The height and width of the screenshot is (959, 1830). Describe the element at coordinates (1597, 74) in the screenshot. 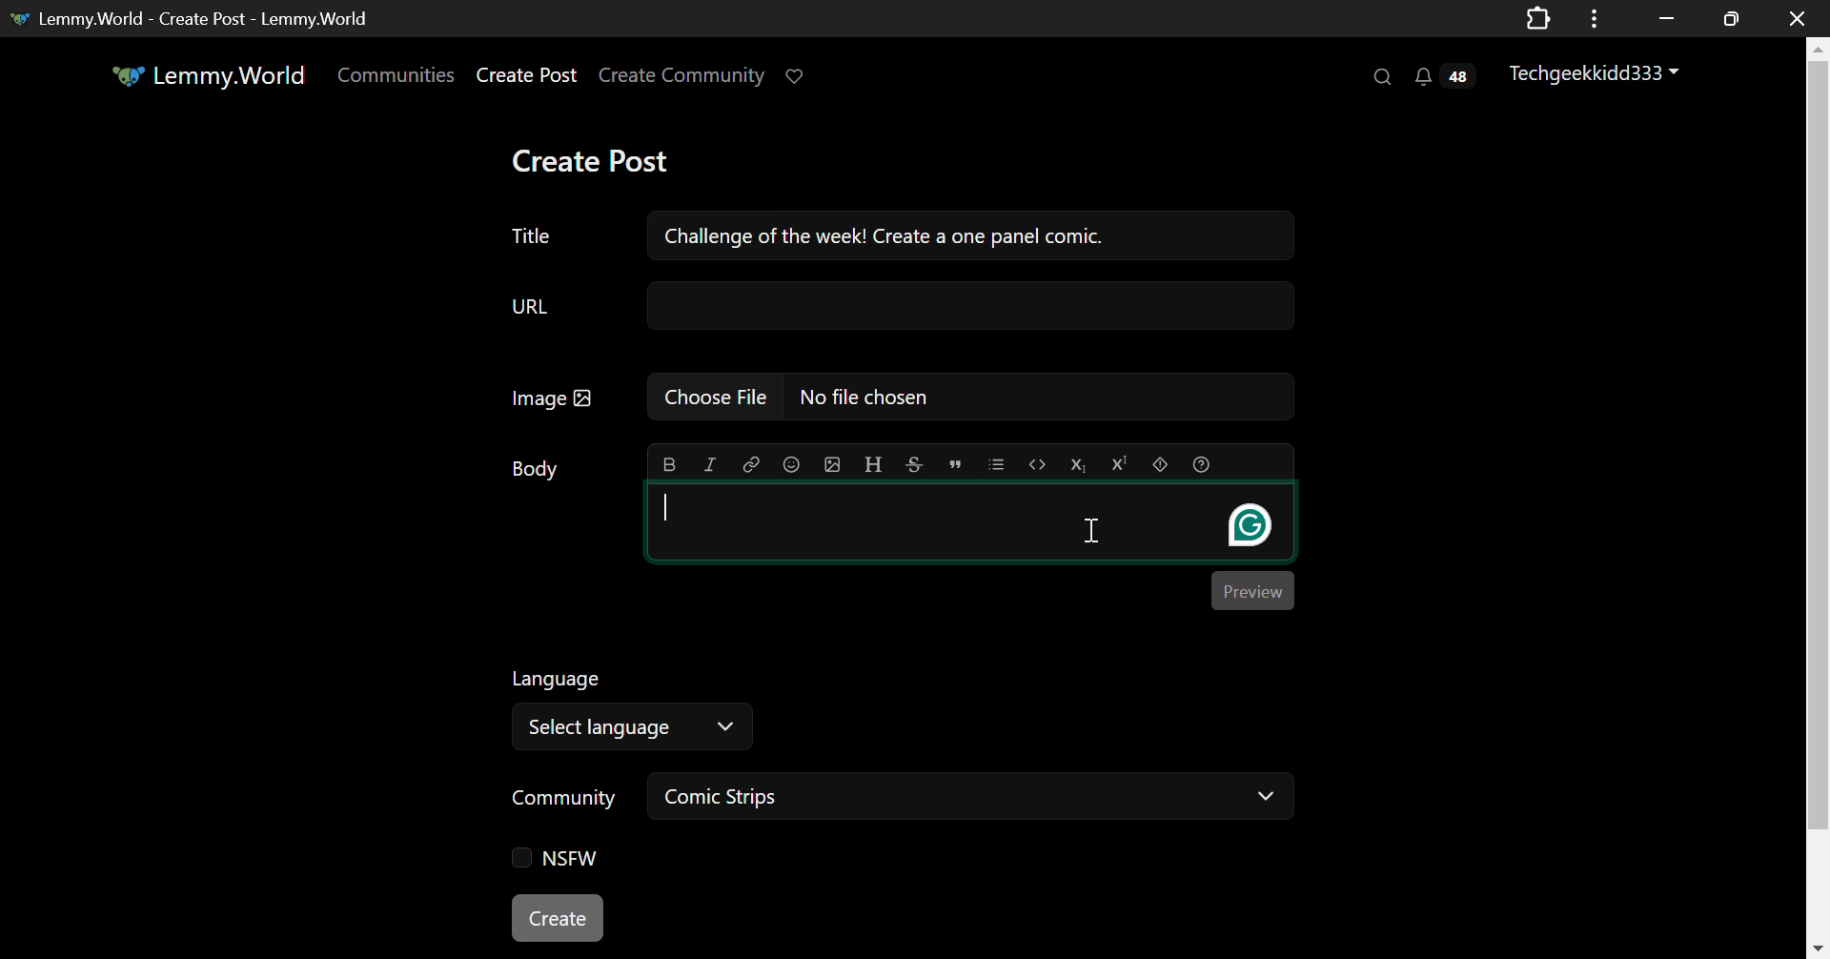

I see `Techgeekkidd333` at that location.